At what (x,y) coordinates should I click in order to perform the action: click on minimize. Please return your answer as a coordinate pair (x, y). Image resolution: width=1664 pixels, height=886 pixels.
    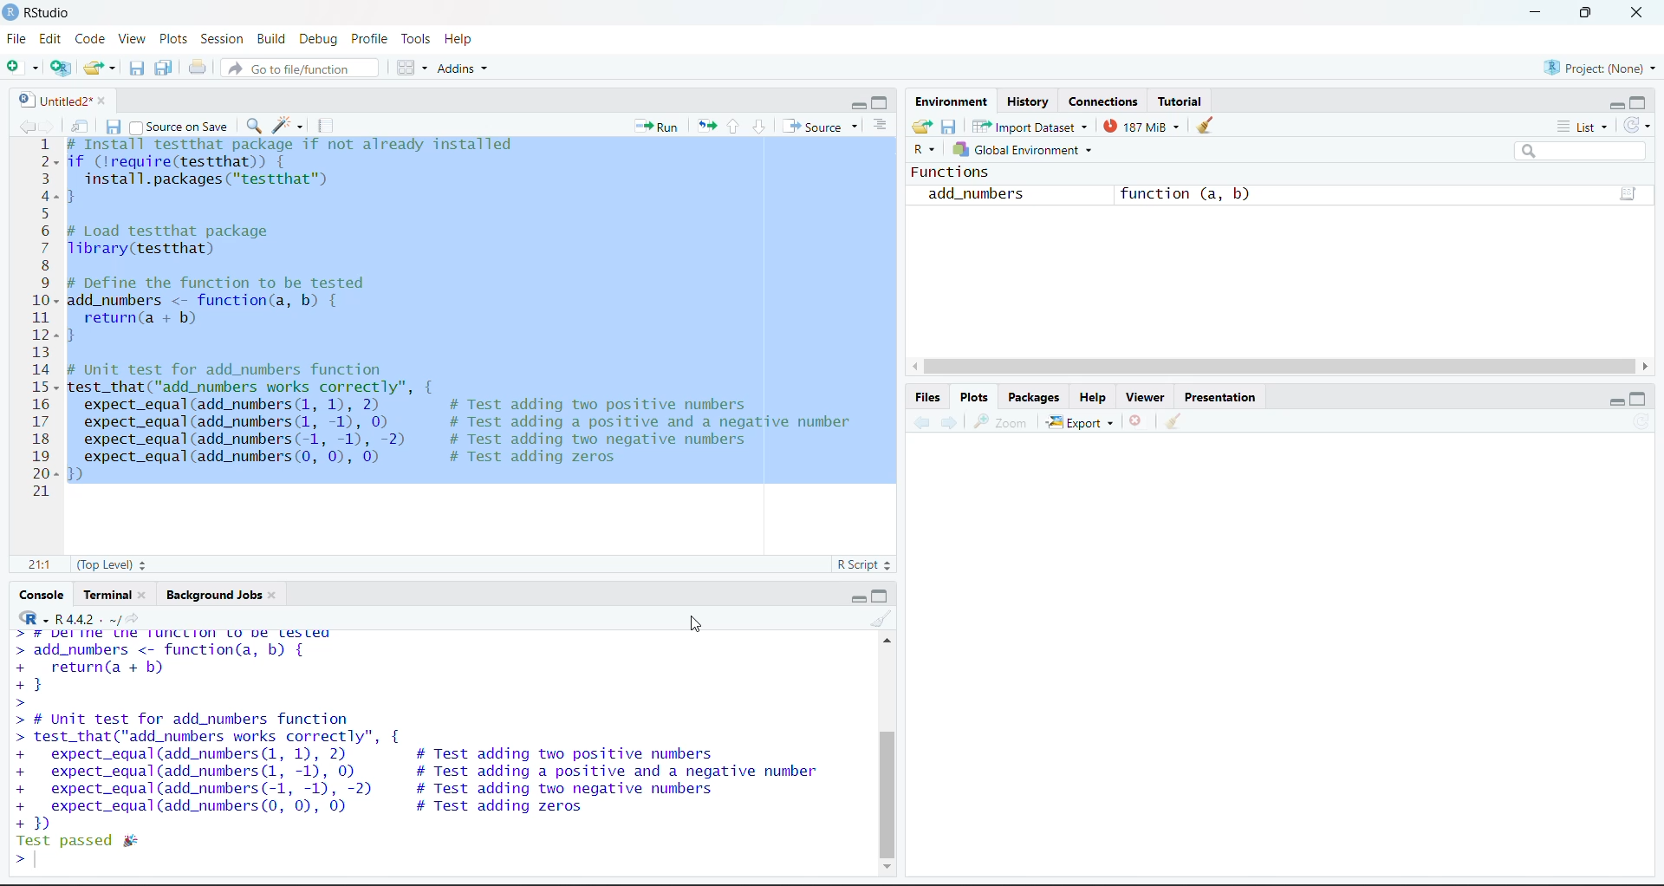
    Looking at the image, I should click on (1618, 400).